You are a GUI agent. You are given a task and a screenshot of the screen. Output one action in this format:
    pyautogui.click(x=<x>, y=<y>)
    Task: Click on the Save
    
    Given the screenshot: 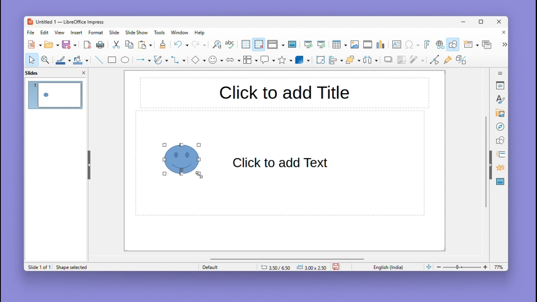 What is the action you would take?
    pyautogui.click(x=70, y=44)
    